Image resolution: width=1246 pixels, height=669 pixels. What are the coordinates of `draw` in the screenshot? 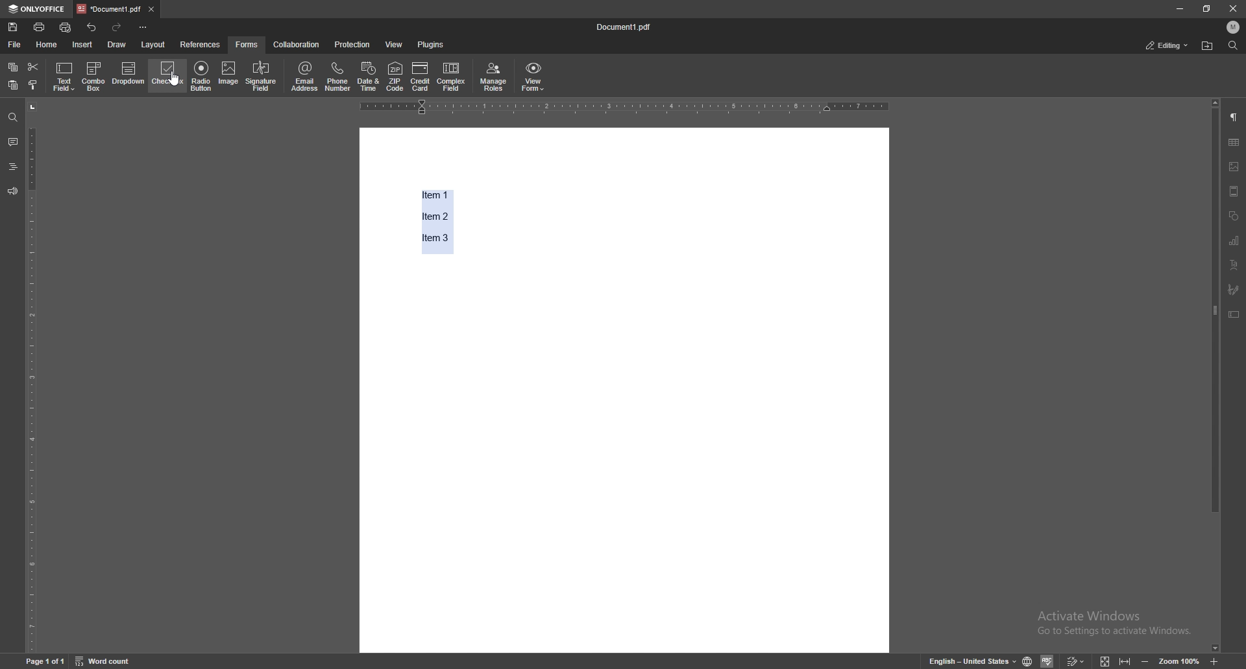 It's located at (118, 44).